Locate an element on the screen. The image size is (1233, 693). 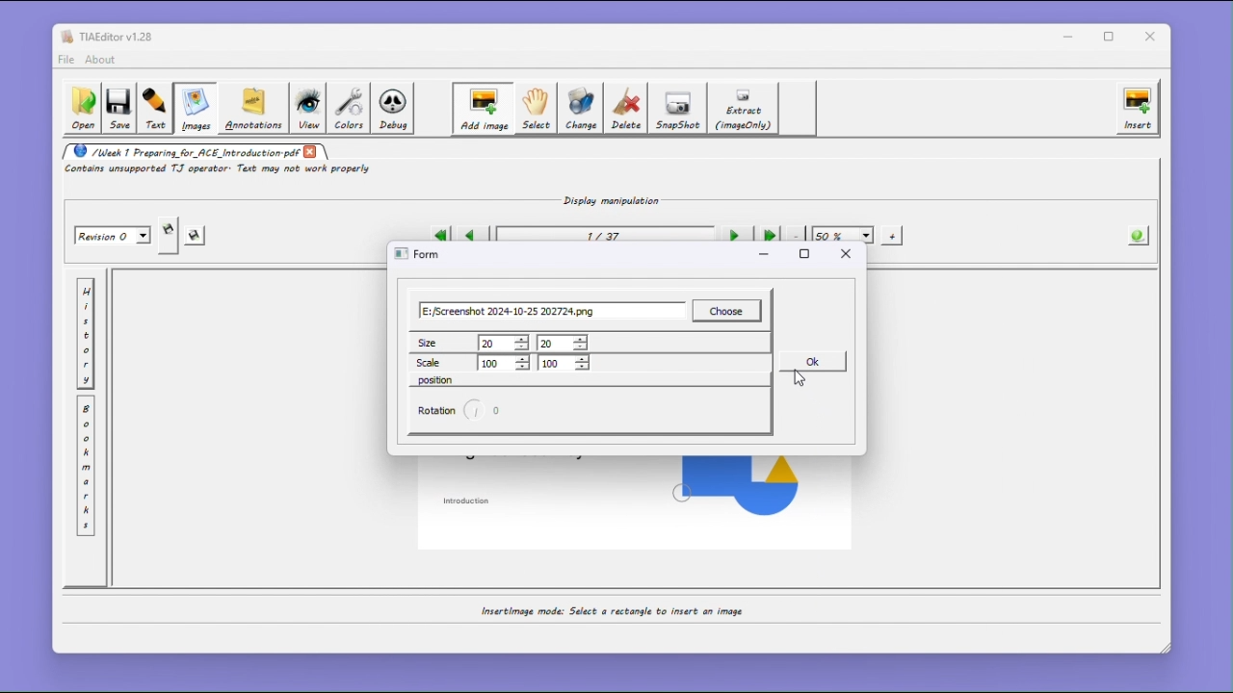
- is located at coordinates (797, 234).